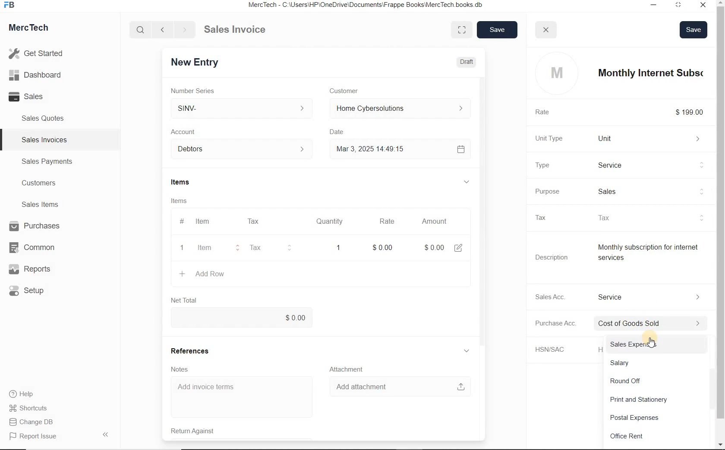 This screenshot has width=725, height=450. I want to click on Items, so click(188, 200).